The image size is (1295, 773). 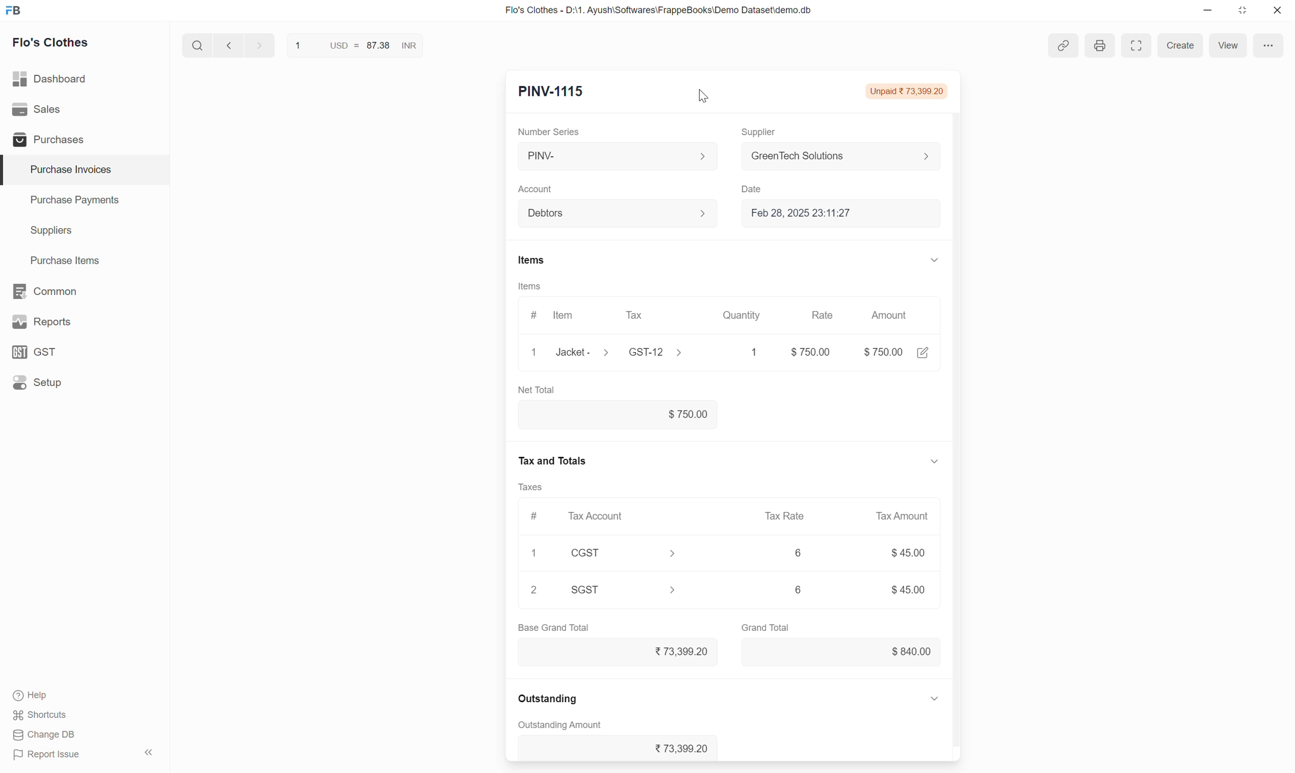 What do you see at coordinates (531, 487) in the screenshot?
I see `Taxes` at bounding box center [531, 487].